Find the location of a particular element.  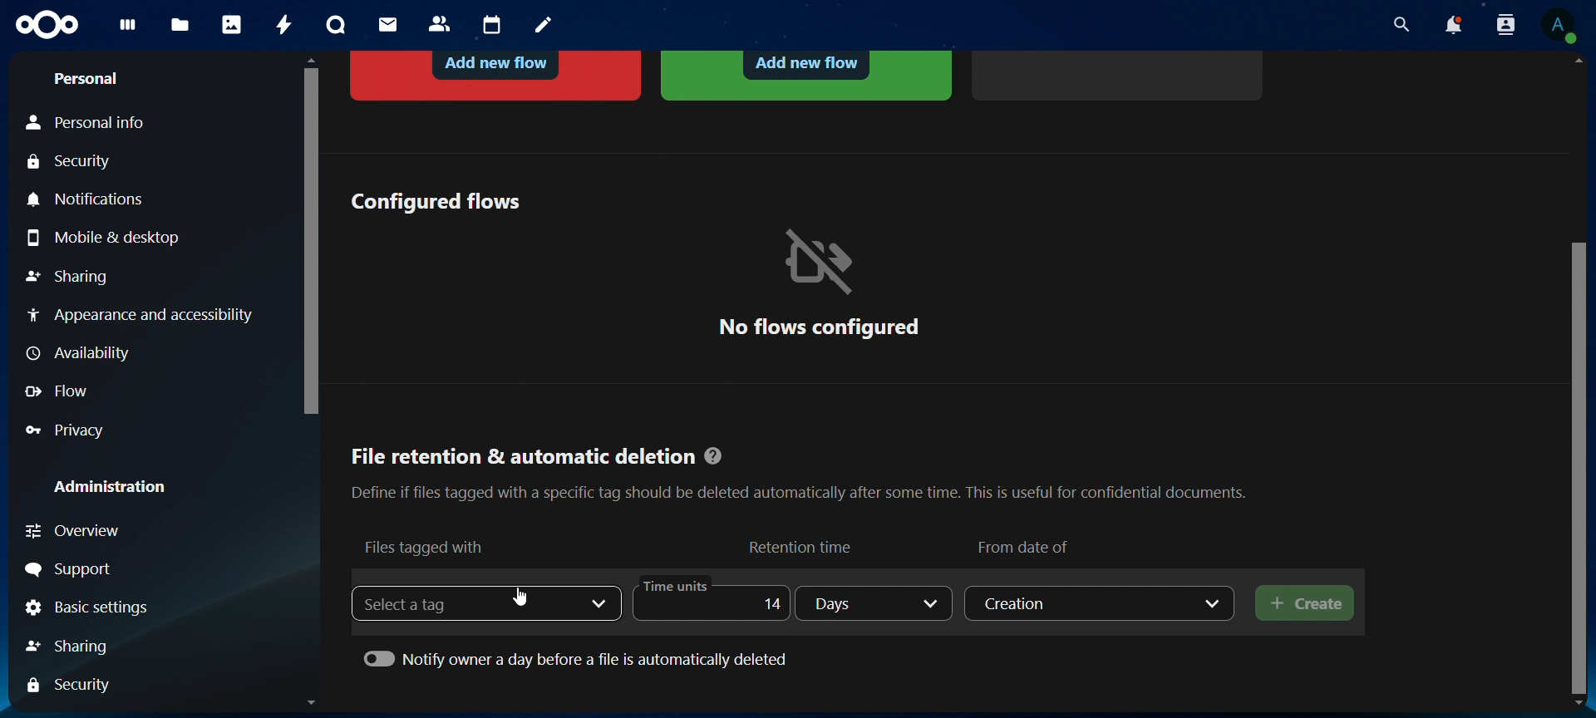

notifications is located at coordinates (91, 200).